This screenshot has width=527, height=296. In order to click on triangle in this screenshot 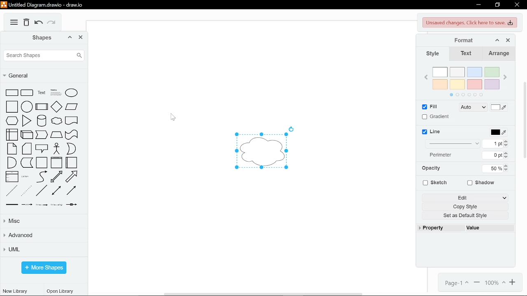, I will do `click(26, 120)`.